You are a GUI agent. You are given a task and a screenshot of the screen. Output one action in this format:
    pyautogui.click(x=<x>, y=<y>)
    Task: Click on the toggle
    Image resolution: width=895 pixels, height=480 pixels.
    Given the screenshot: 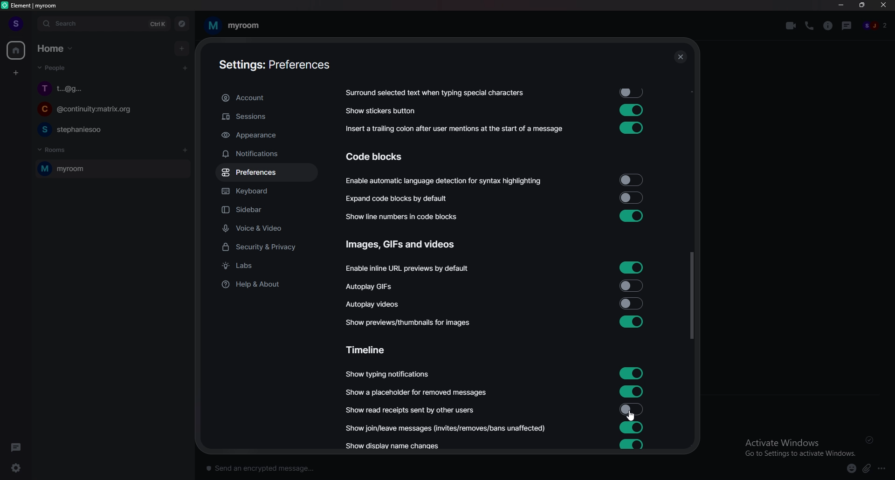 What is the action you would take?
    pyautogui.click(x=632, y=390)
    